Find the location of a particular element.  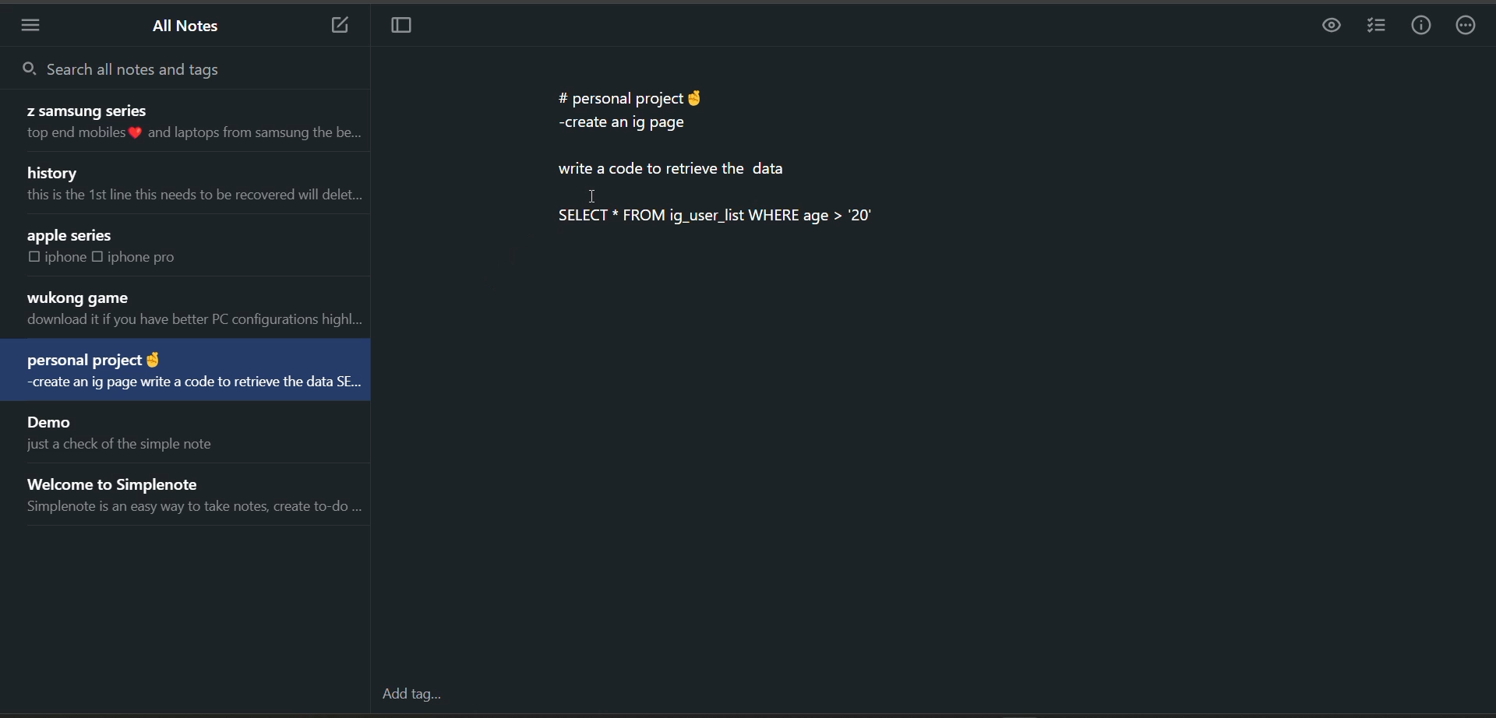

# personal project &
-create an ig page
write a code to retrieve the data
I
SELECT * FROM ig_user_list WHERE age > '20" is located at coordinates (716, 163).